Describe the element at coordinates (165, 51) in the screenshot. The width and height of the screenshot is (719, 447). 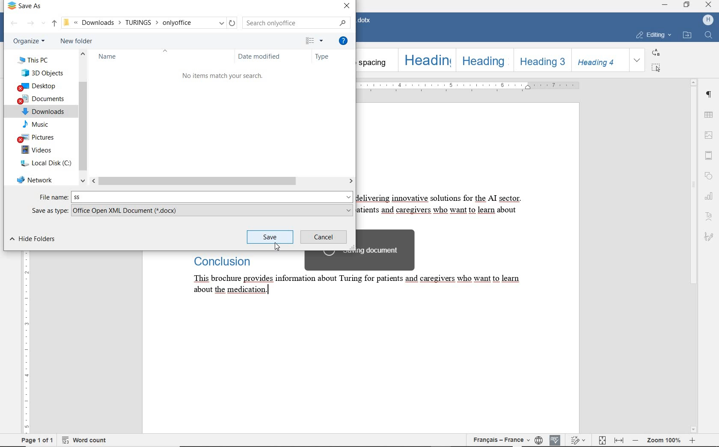
I see `collapse` at that location.